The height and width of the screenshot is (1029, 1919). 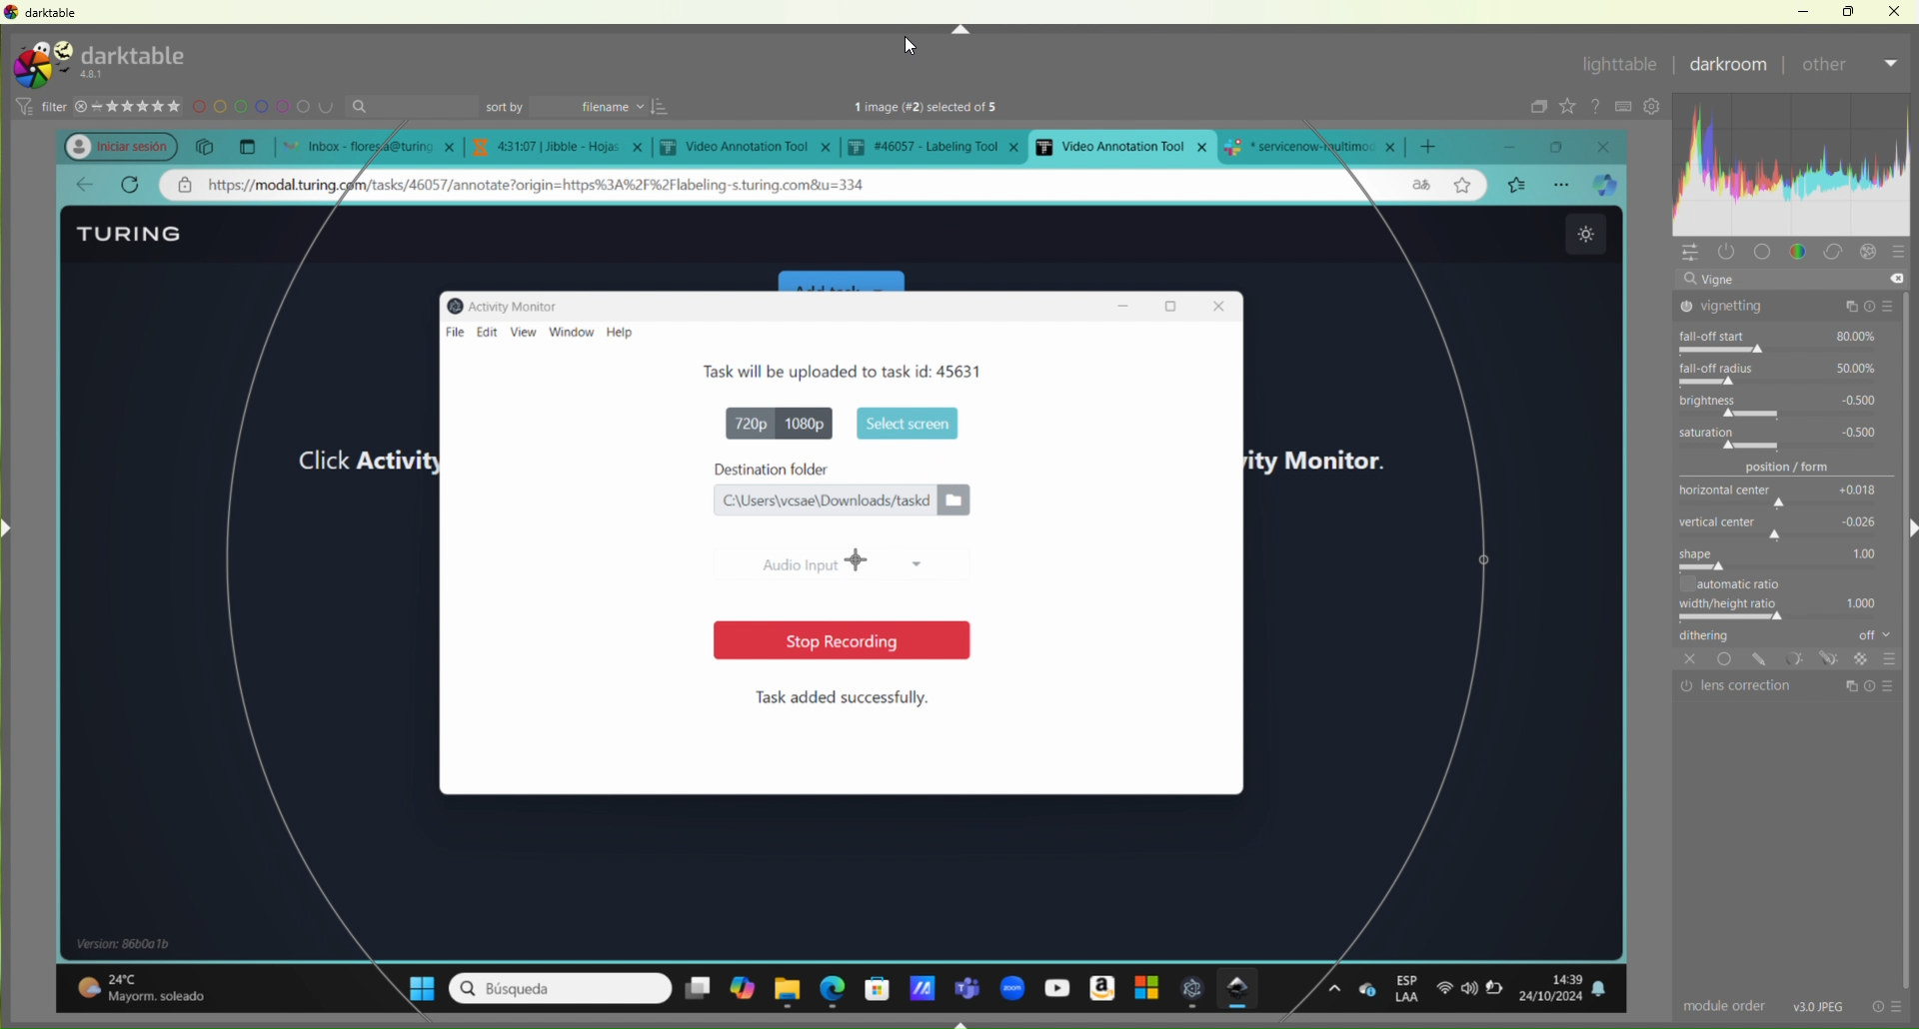 I want to click on info, so click(x=1889, y=1005).